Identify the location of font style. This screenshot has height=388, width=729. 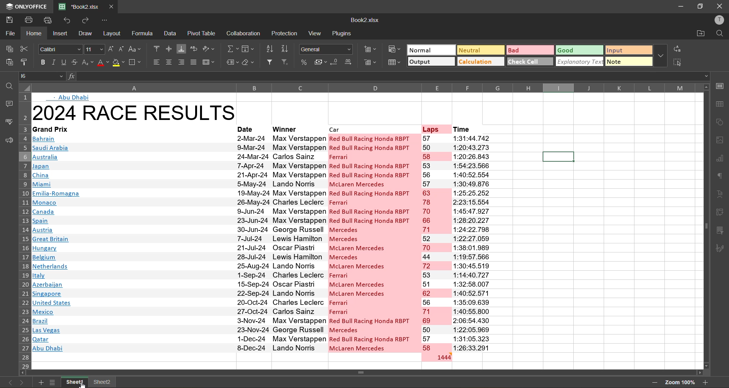
(59, 48).